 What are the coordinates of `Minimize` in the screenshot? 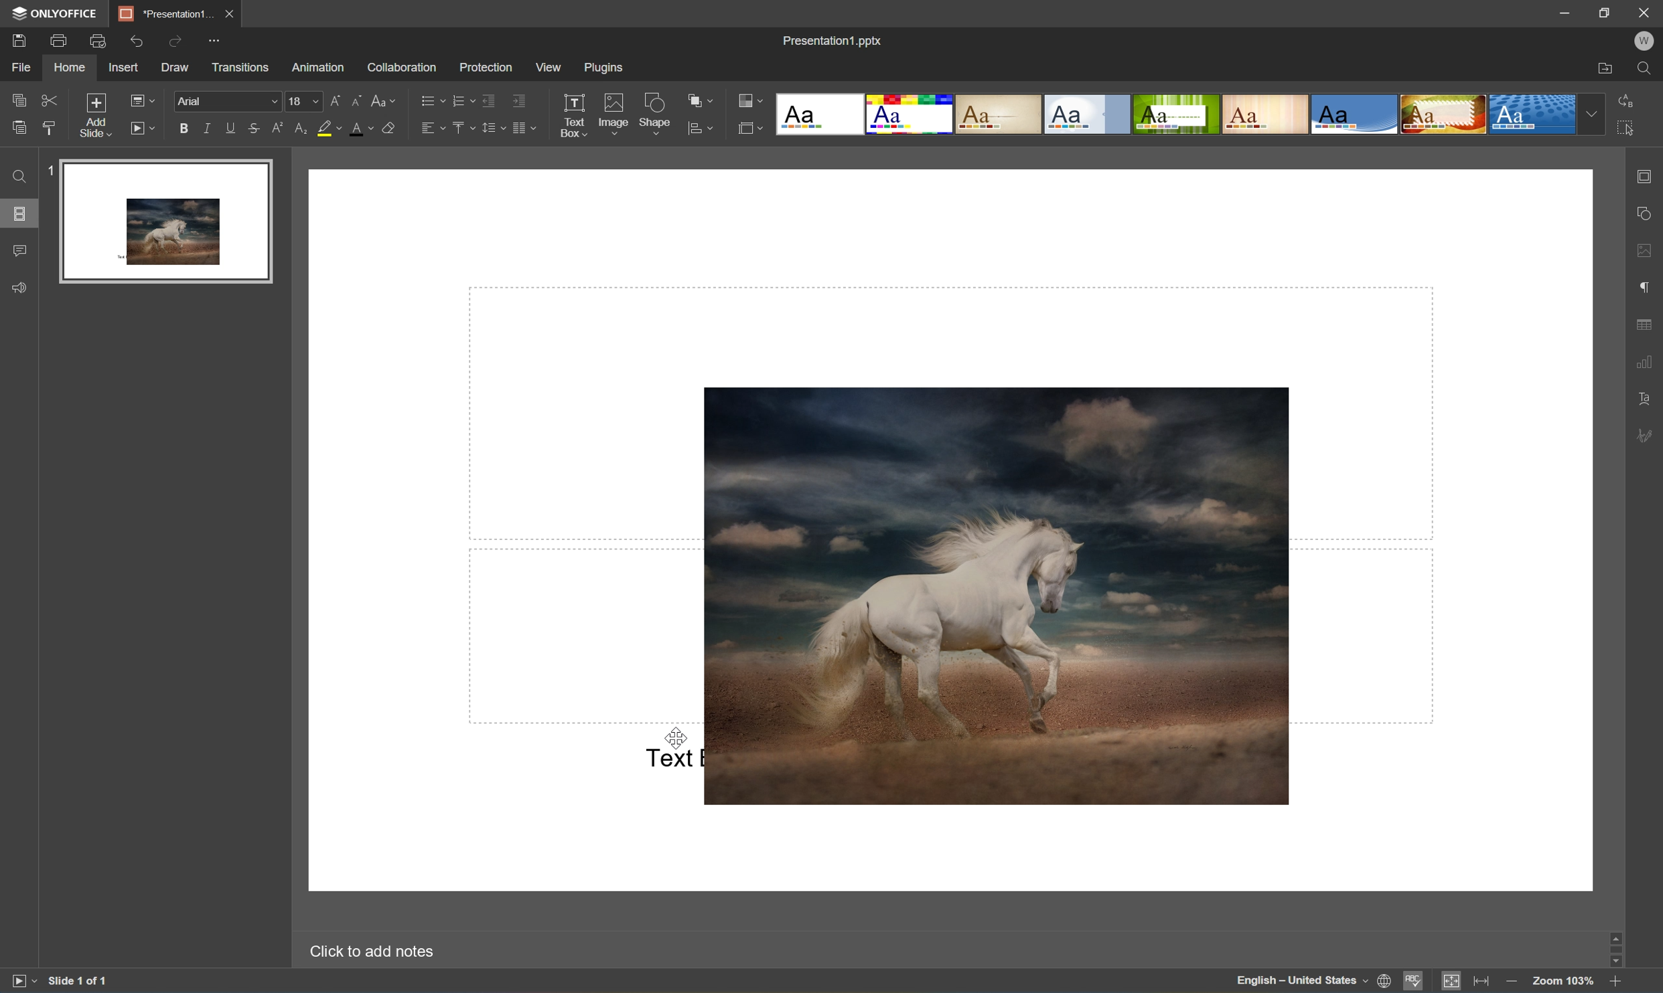 It's located at (1556, 12).